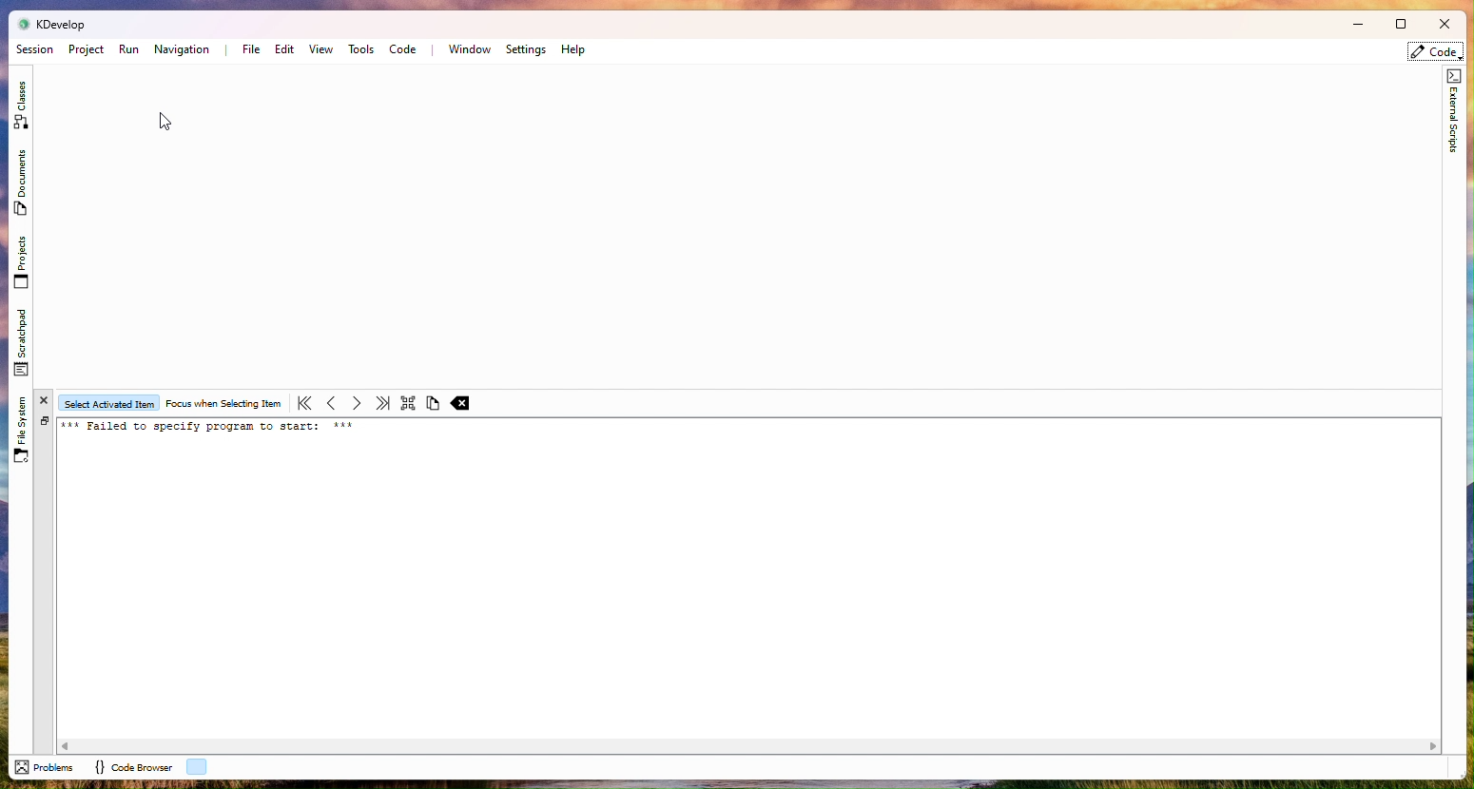 The height and width of the screenshot is (789, 1474). Describe the element at coordinates (462, 403) in the screenshot. I see `Clear` at that location.